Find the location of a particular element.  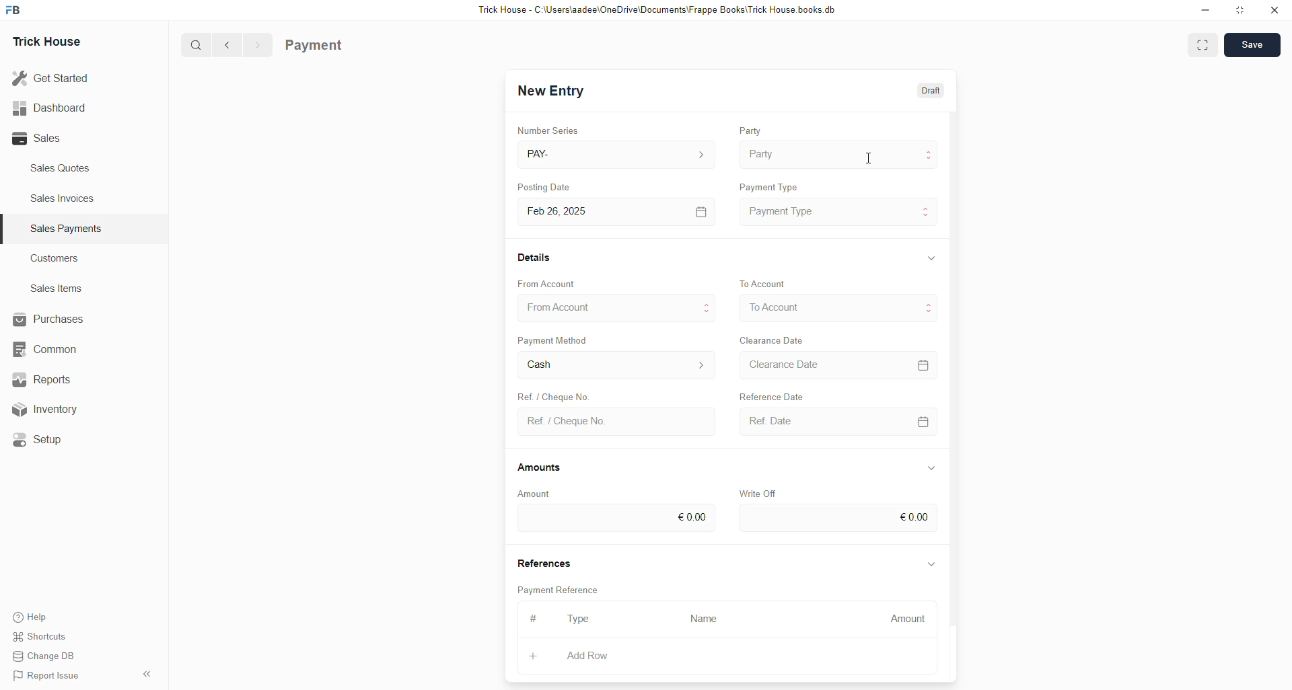

Sales is located at coordinates (40, 139).